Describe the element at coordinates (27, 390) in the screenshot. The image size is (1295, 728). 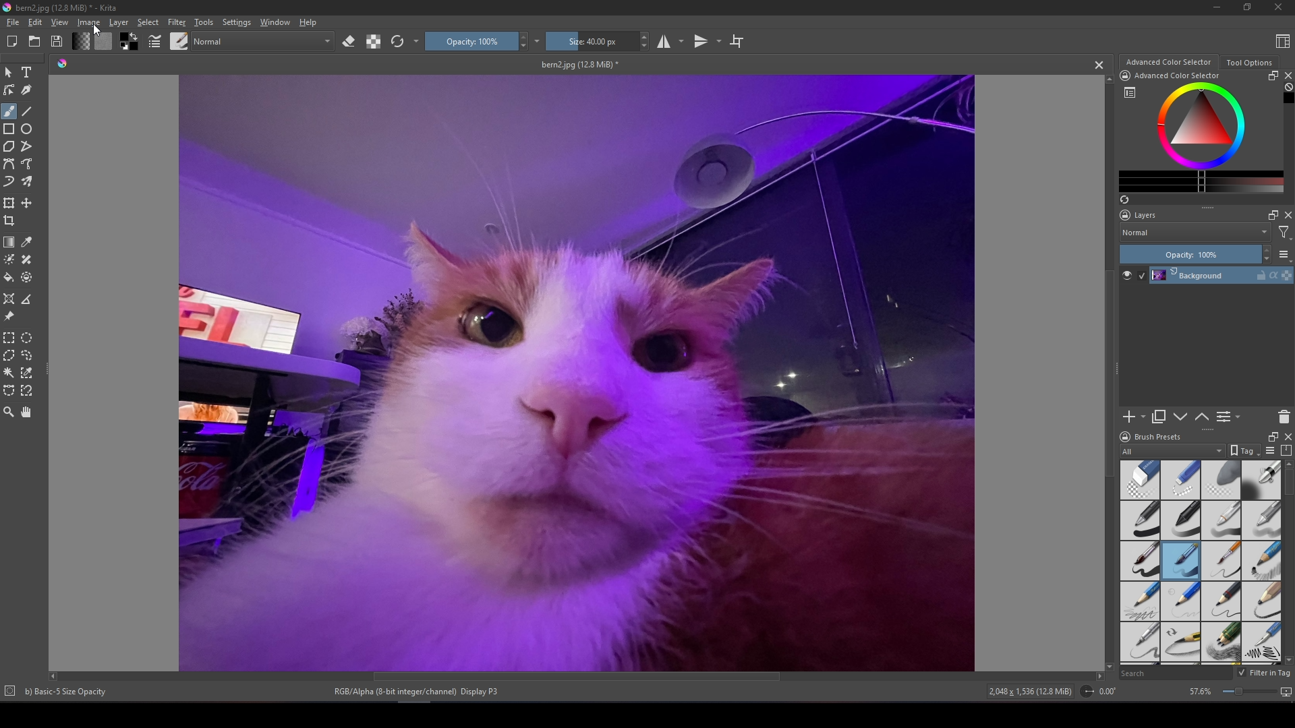
I see `Magnetic curve selection tool` at that location.